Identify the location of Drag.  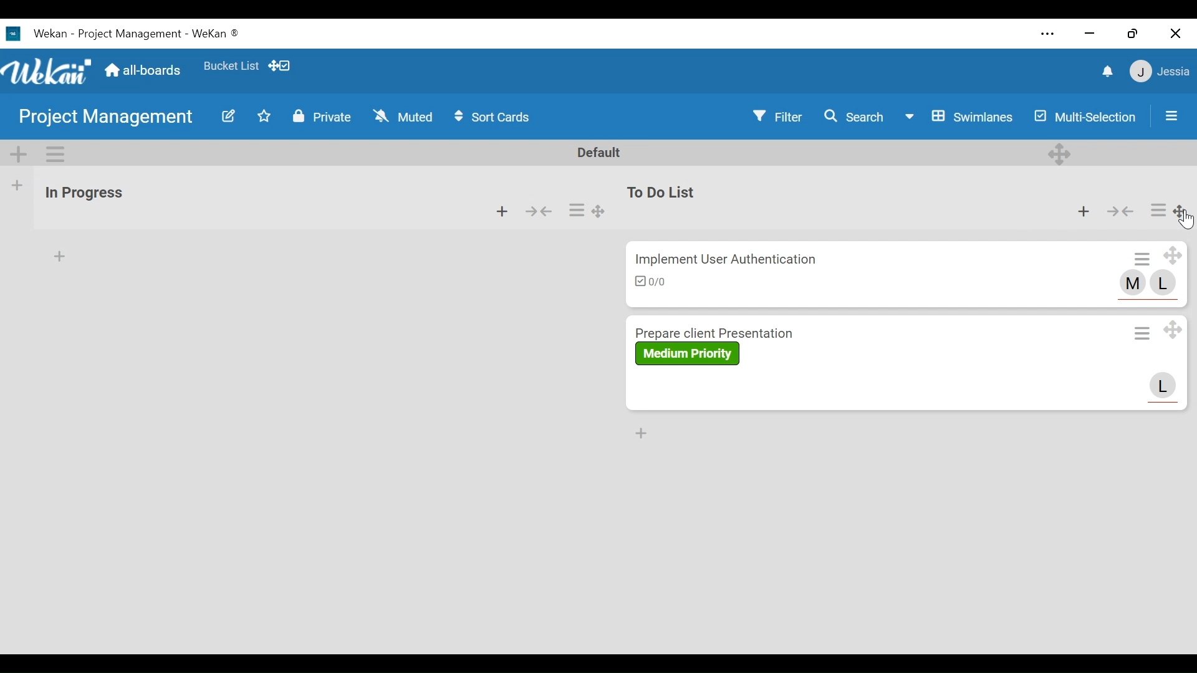
(600, 209).